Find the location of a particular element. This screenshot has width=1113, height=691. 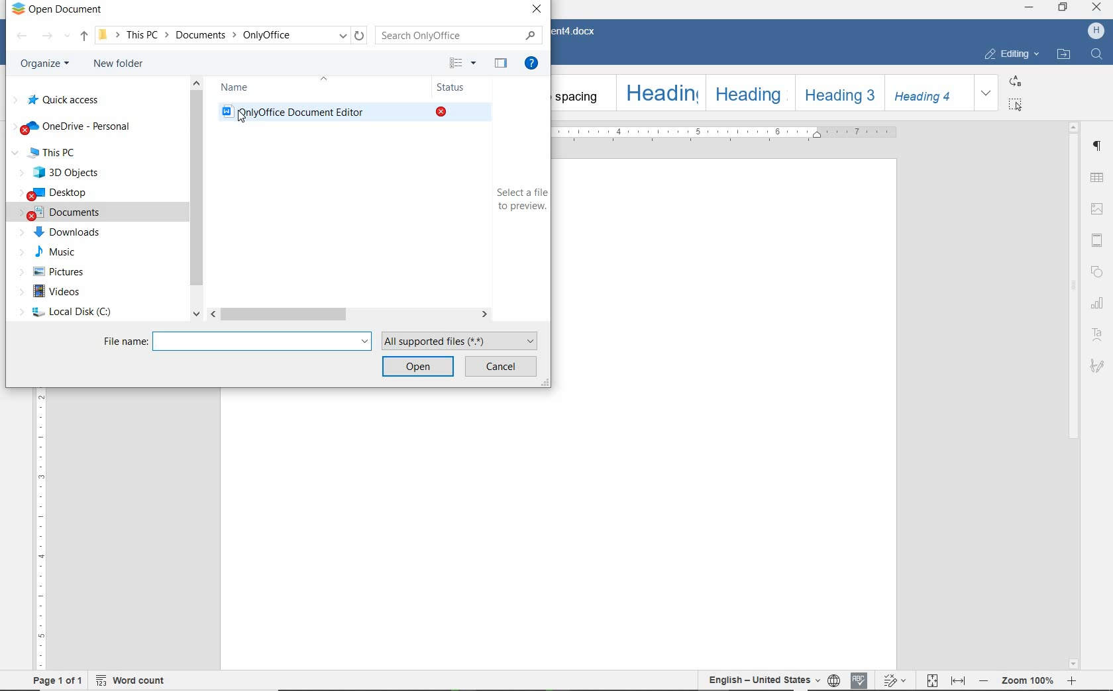

Heading 4 is located at coordinates (931, 94).